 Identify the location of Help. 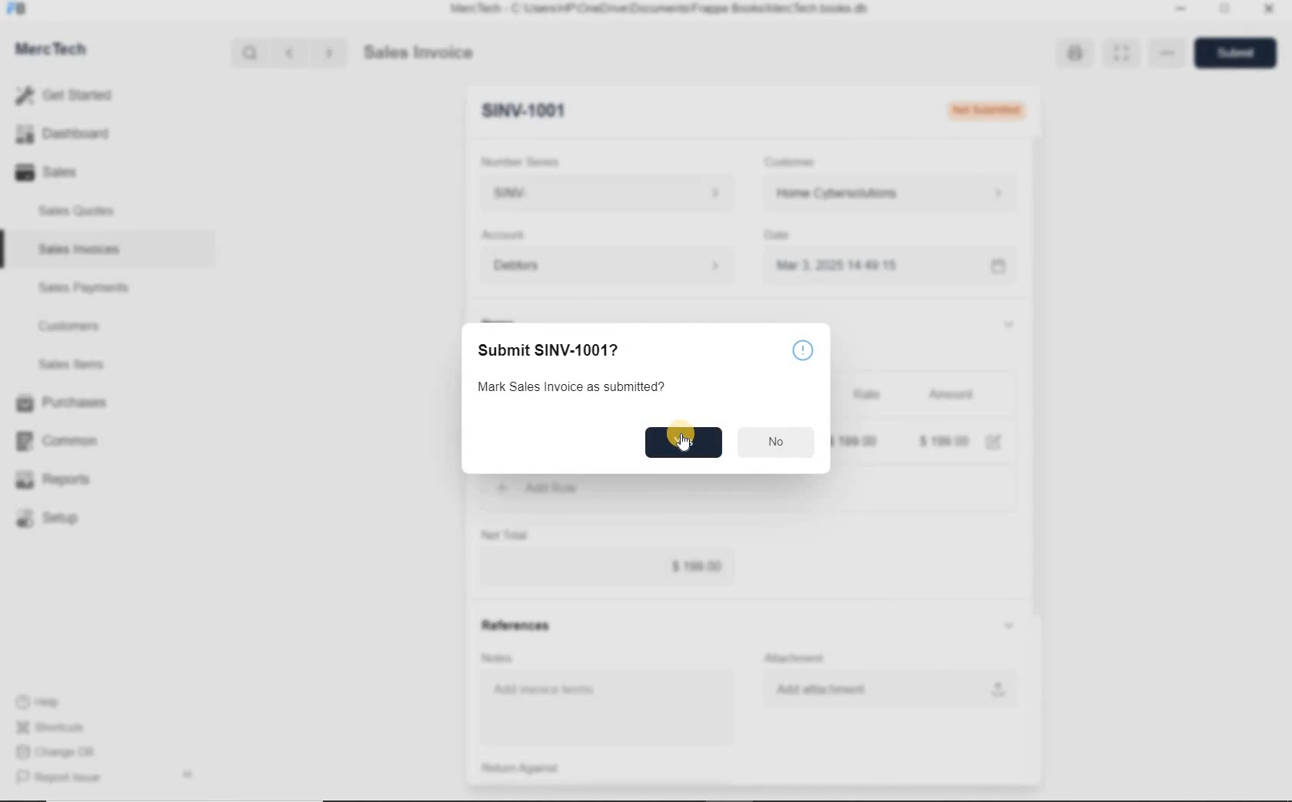
(46, 702).